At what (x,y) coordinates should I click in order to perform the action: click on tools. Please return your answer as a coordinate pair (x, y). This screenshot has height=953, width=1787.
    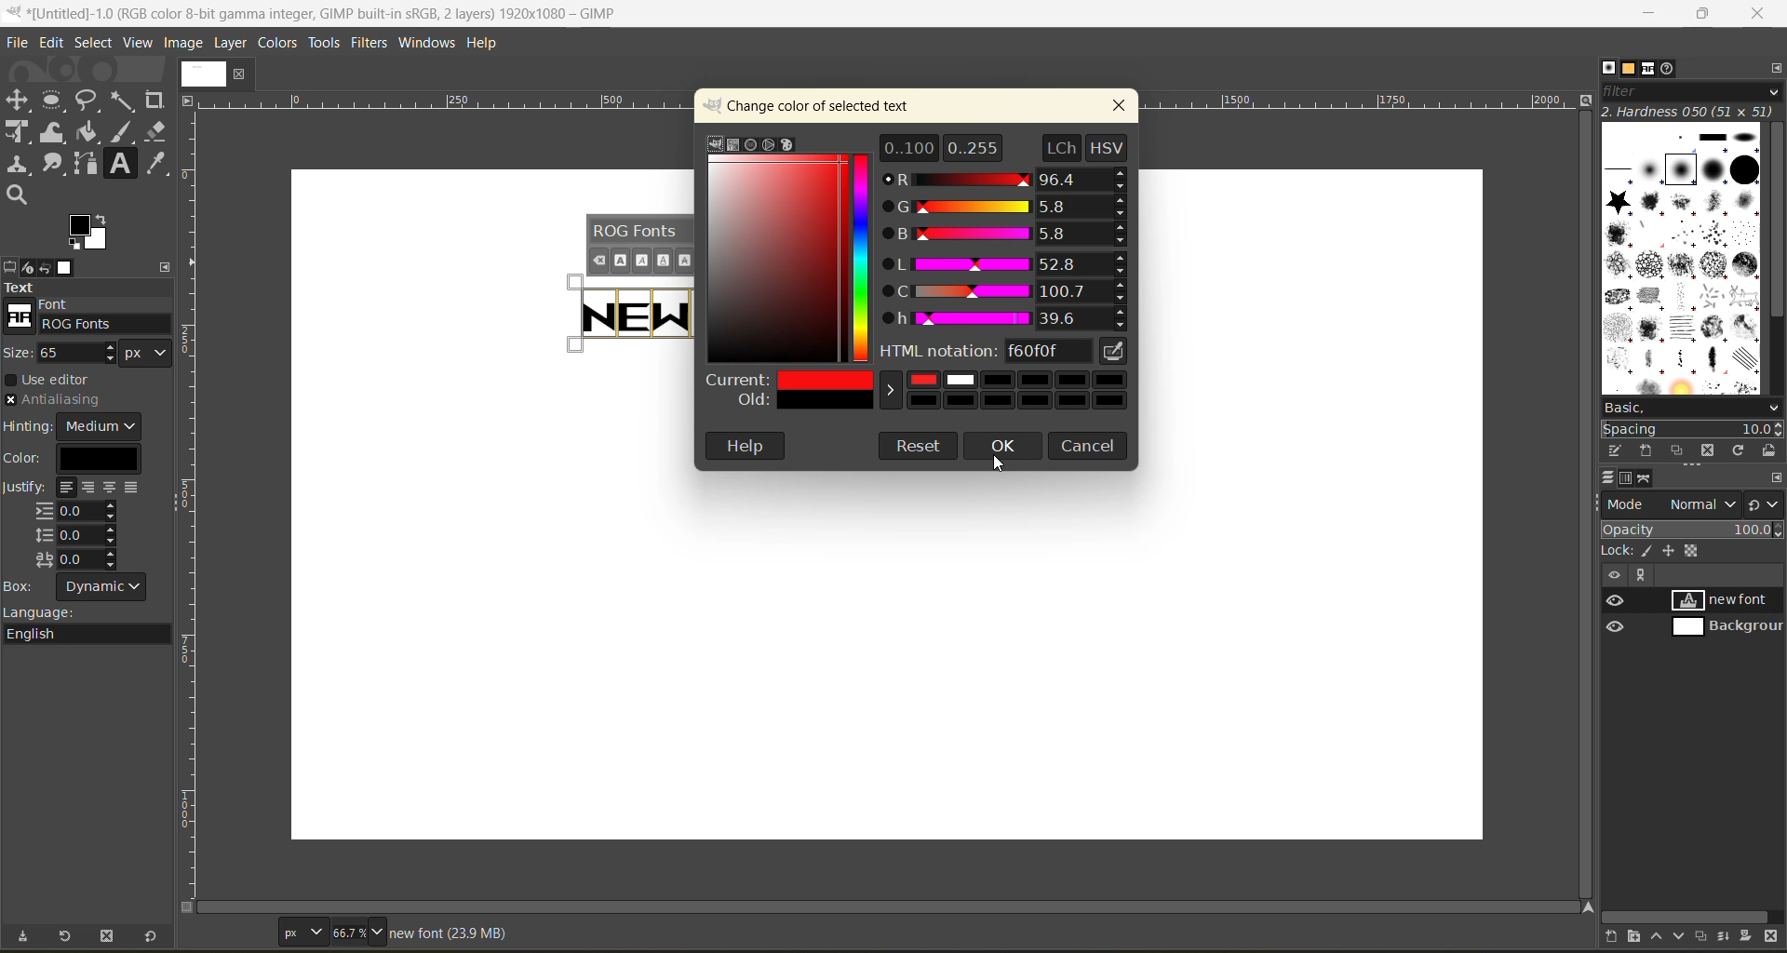
    Looking at the image, I should click on (324, 43).